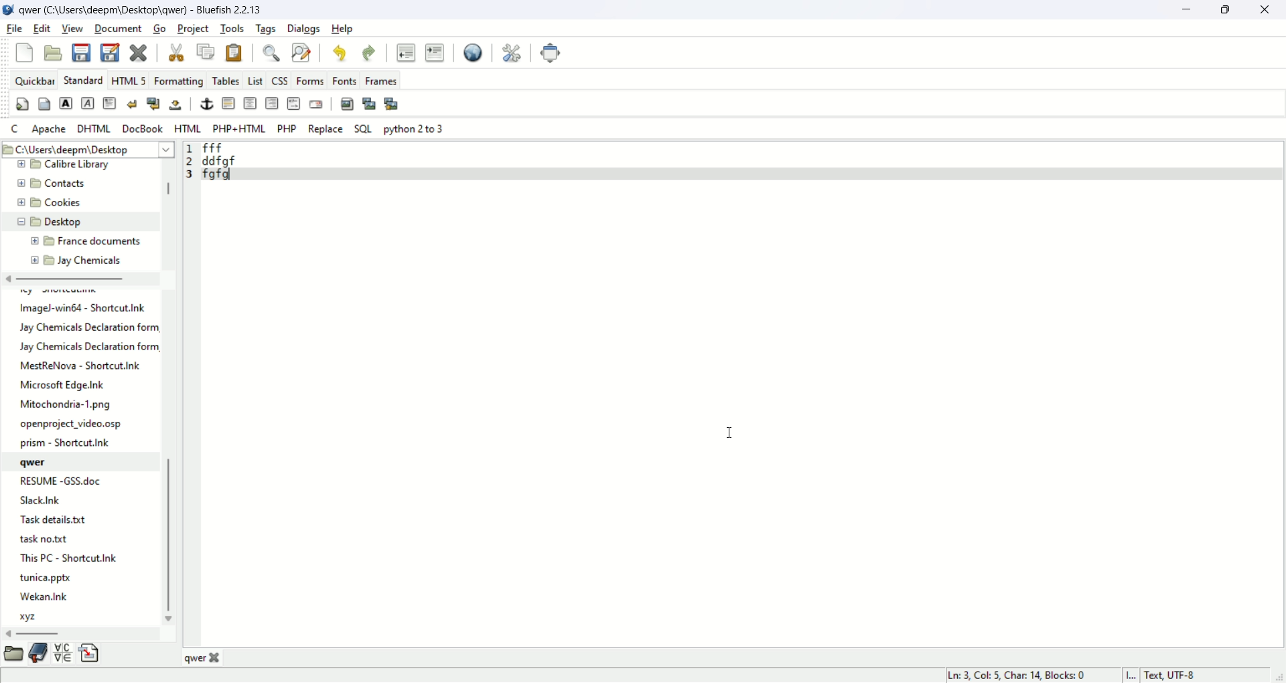 Image resolution: width=1286 pixels, height=683 pixels. Describe the element at coordinates (311, 80) in the screenshot. I see `forms` at that location.